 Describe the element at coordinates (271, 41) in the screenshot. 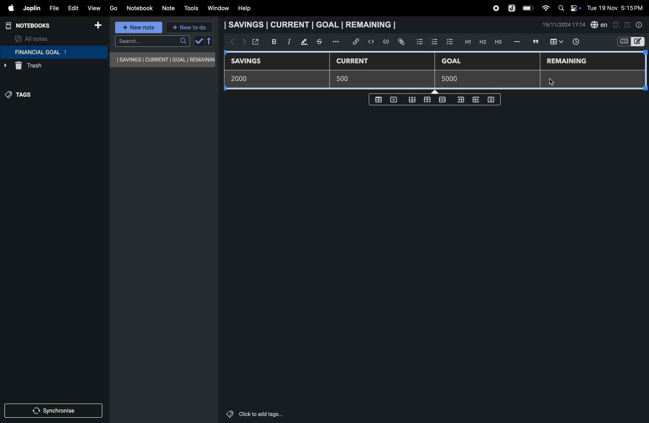

I see `bold` at that location.